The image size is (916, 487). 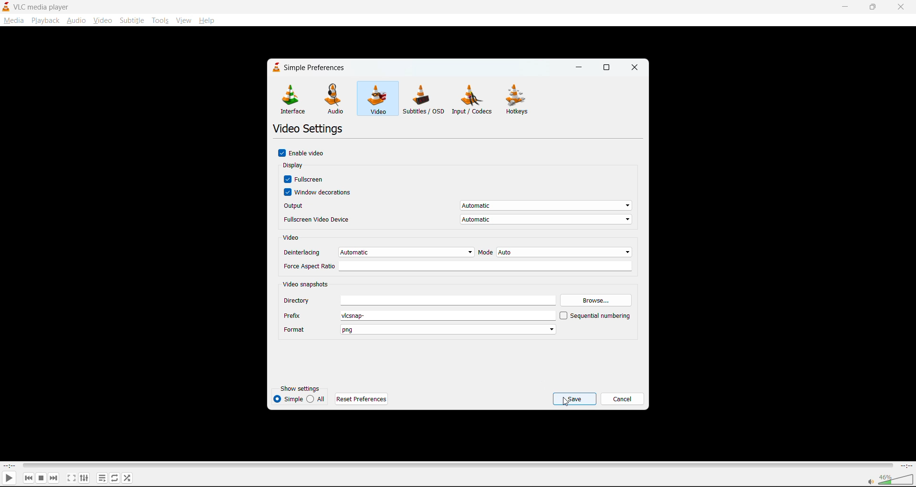 What do you see at coordinates (102, 477) in the screenshot?
I see `playlist` at bounding box center [102, 477].